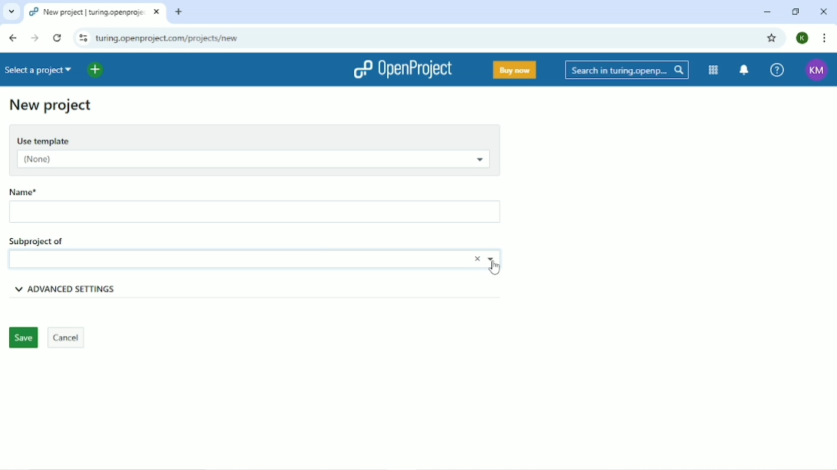 This screenshot has width=837, height=470. Describe the element at coordinates (772, 38) in the screenshot. I see `Bookmark this tab` at that location.